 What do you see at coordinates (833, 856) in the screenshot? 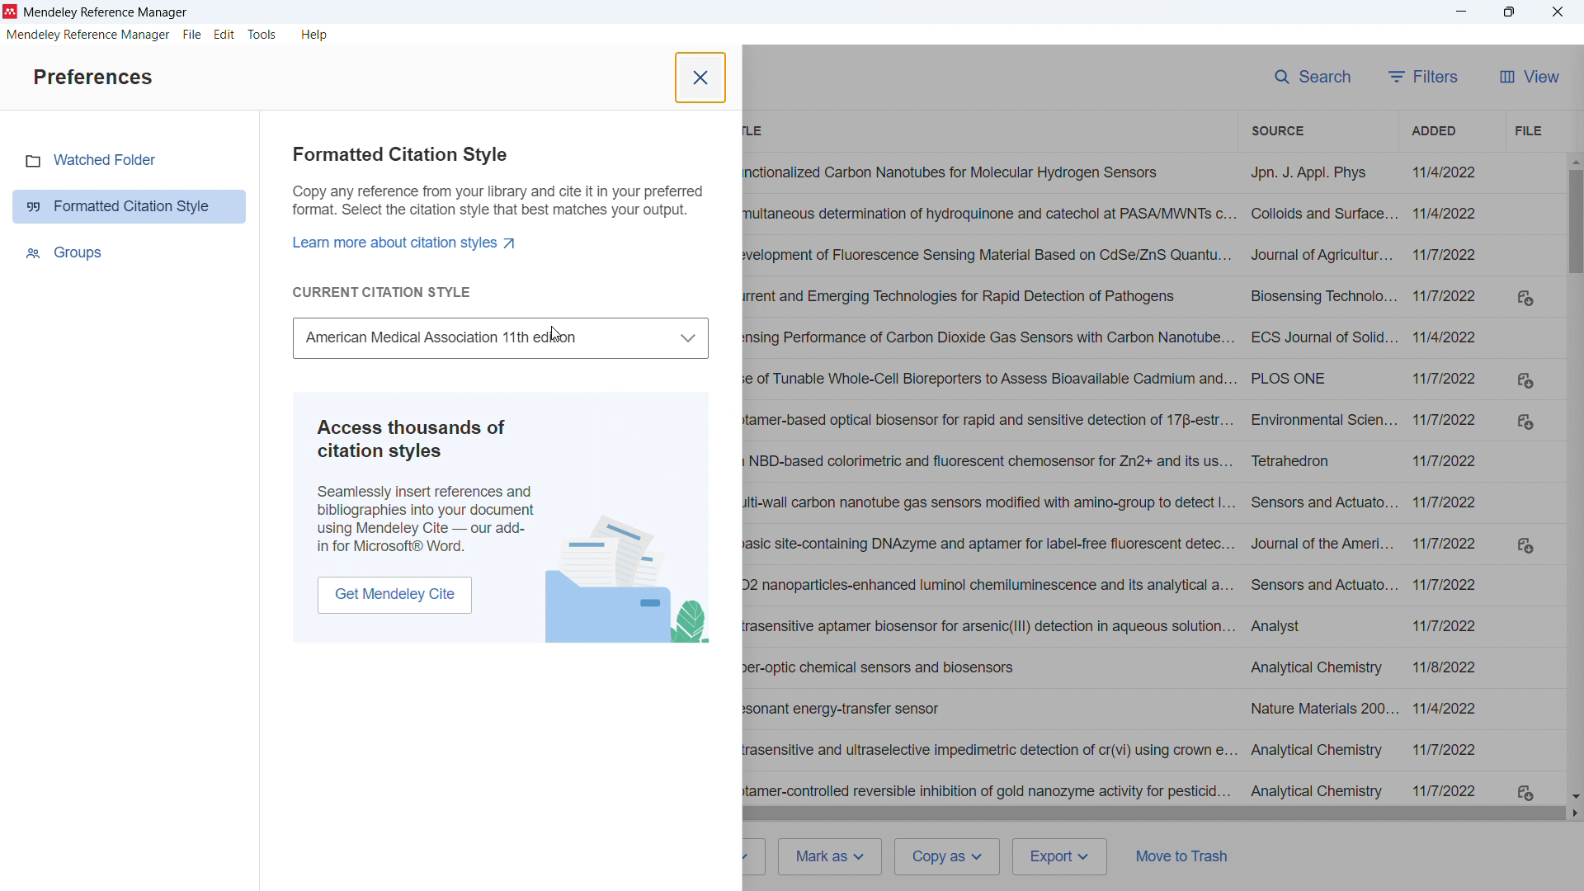
I see `Mark as ` at bounding box center [833, 856].